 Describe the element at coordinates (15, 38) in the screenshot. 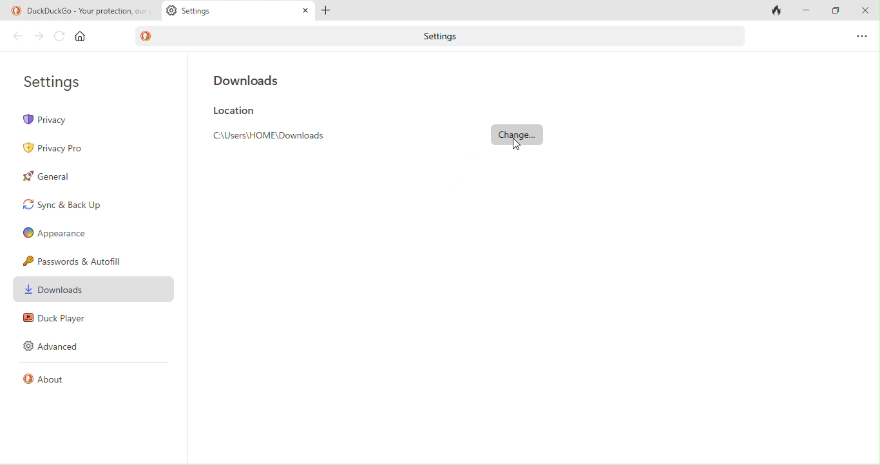

I see `back` at that location.